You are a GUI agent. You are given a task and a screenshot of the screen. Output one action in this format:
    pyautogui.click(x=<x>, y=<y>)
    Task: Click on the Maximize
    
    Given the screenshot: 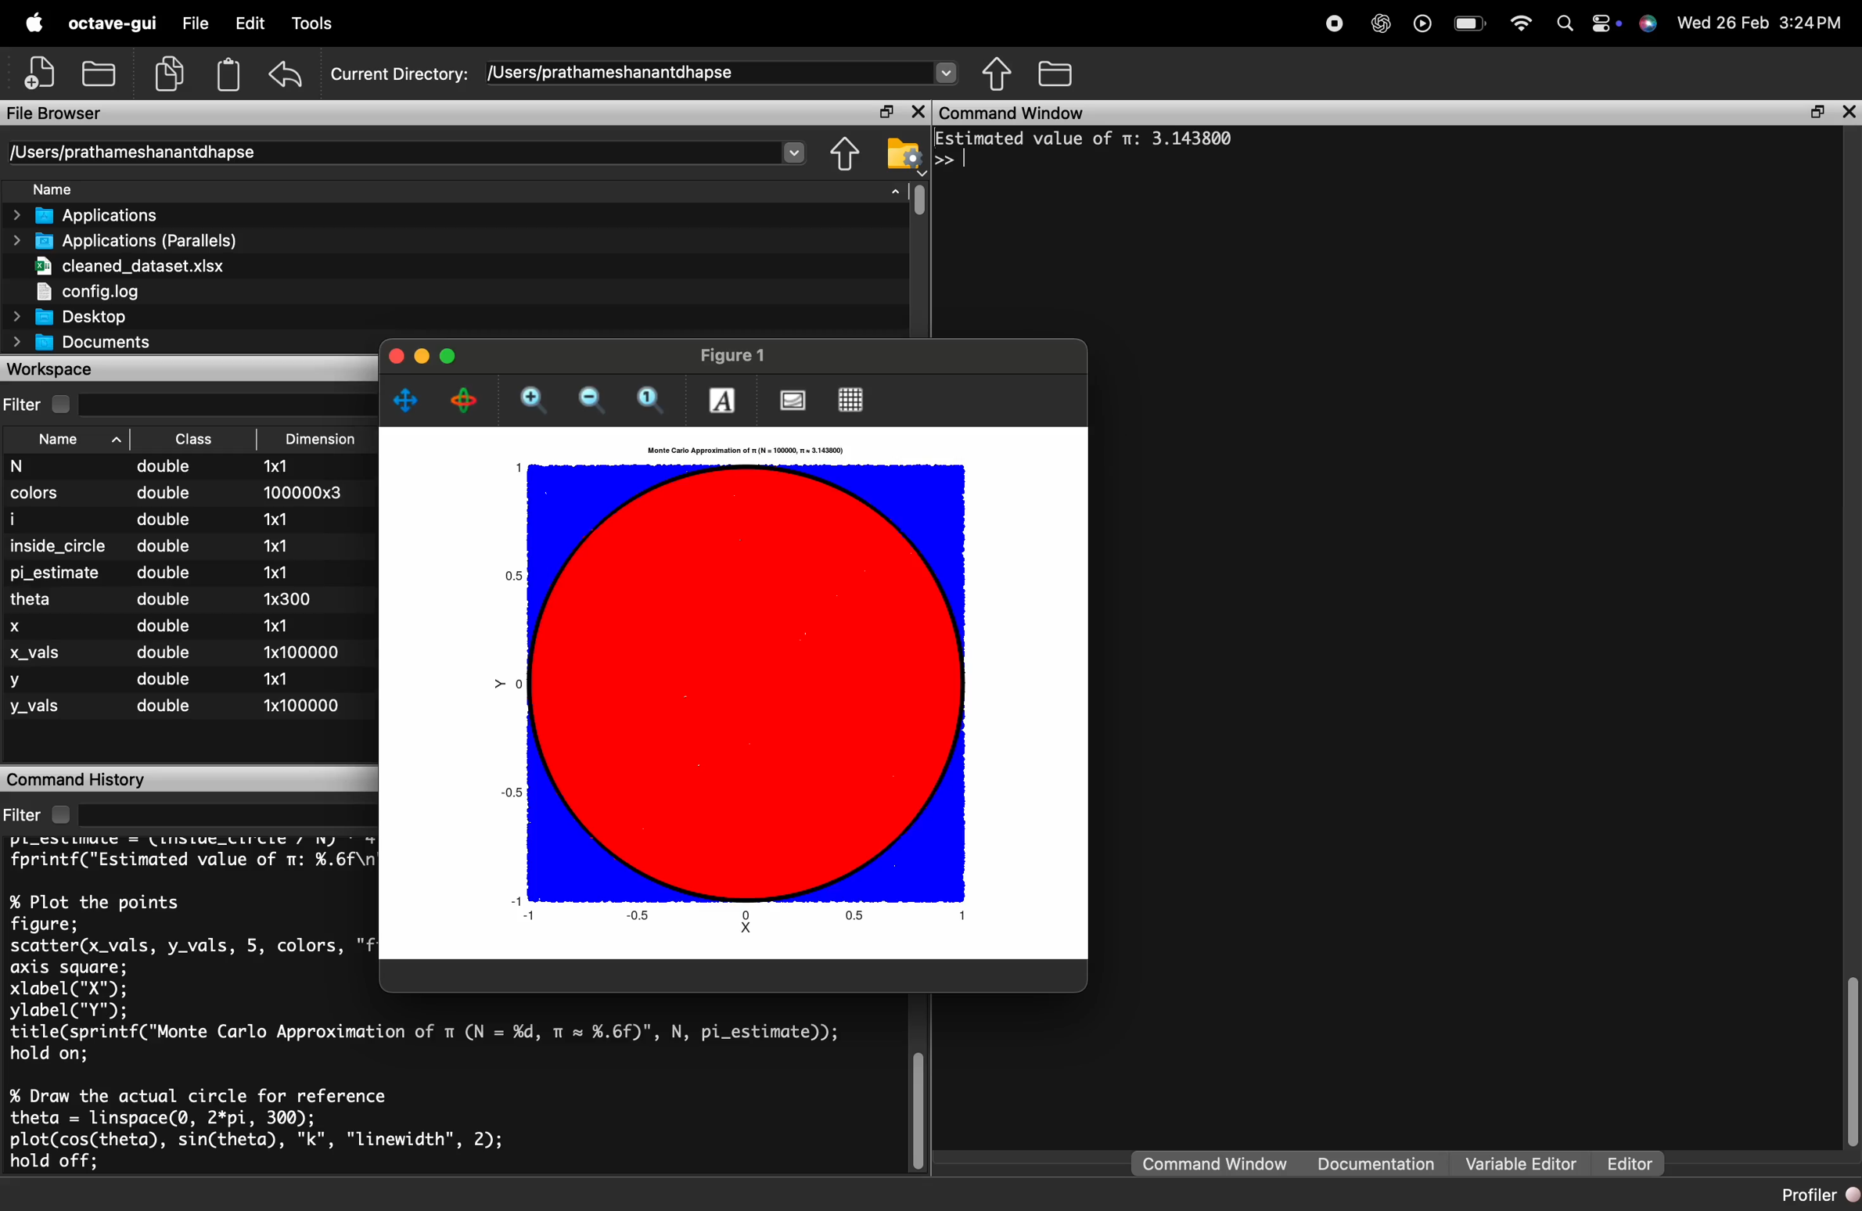 What is the action you would take?
    pyautogui.click(x=884, y=113)
    